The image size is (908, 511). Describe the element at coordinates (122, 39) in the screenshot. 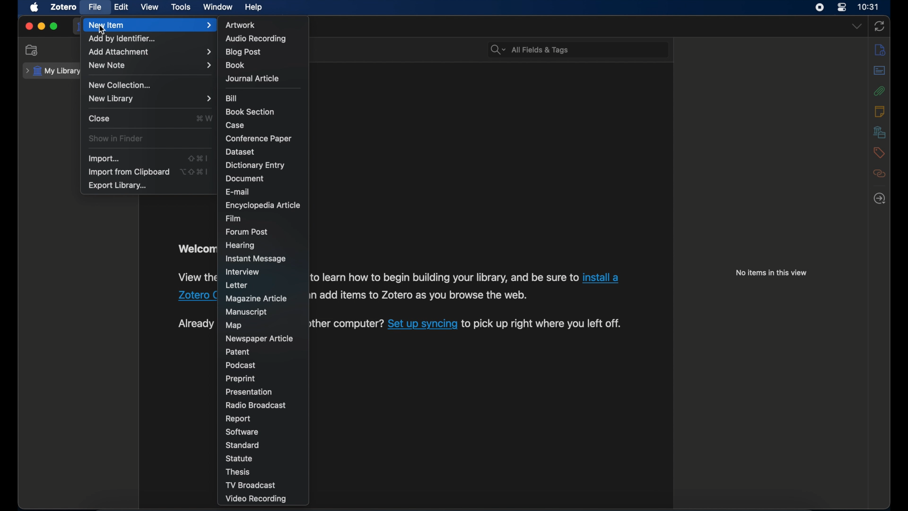

I see `add by identifier` at that location.